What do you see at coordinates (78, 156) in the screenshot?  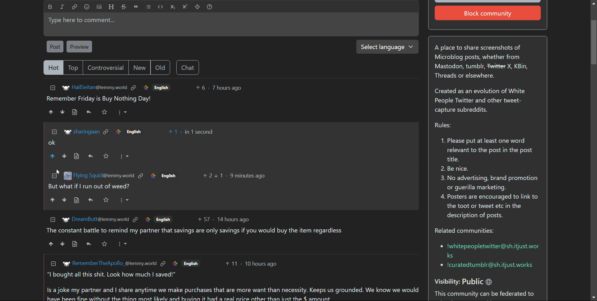 I see `view source` at bounding box center [78, 156].